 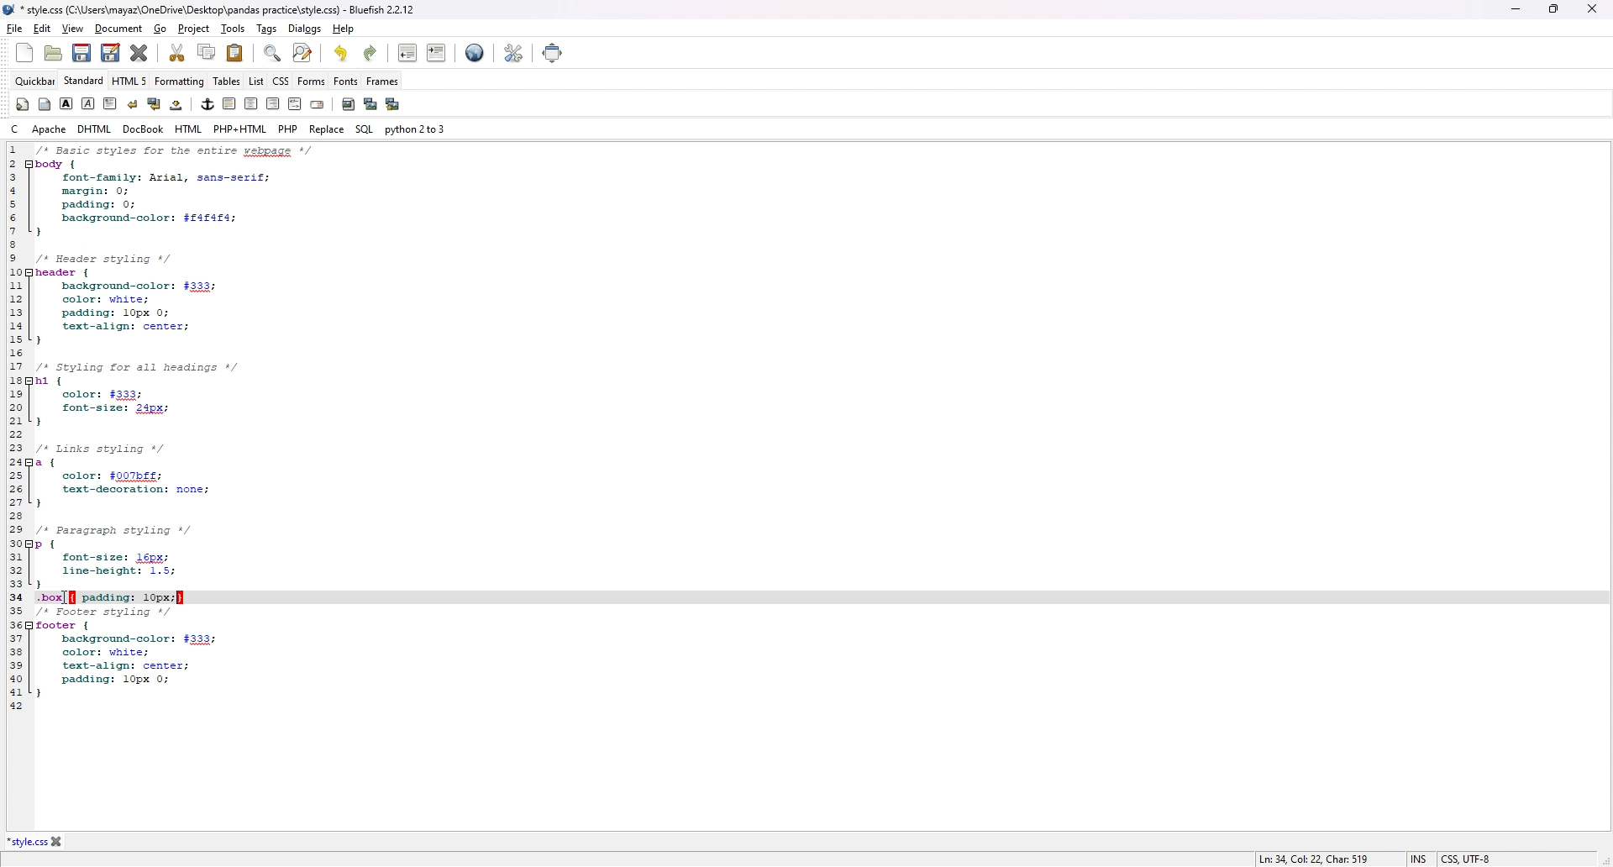 What do you see at coordinates (68, 596) in the screenshot?
I see `Cursor` at bounding box center [68, 596].